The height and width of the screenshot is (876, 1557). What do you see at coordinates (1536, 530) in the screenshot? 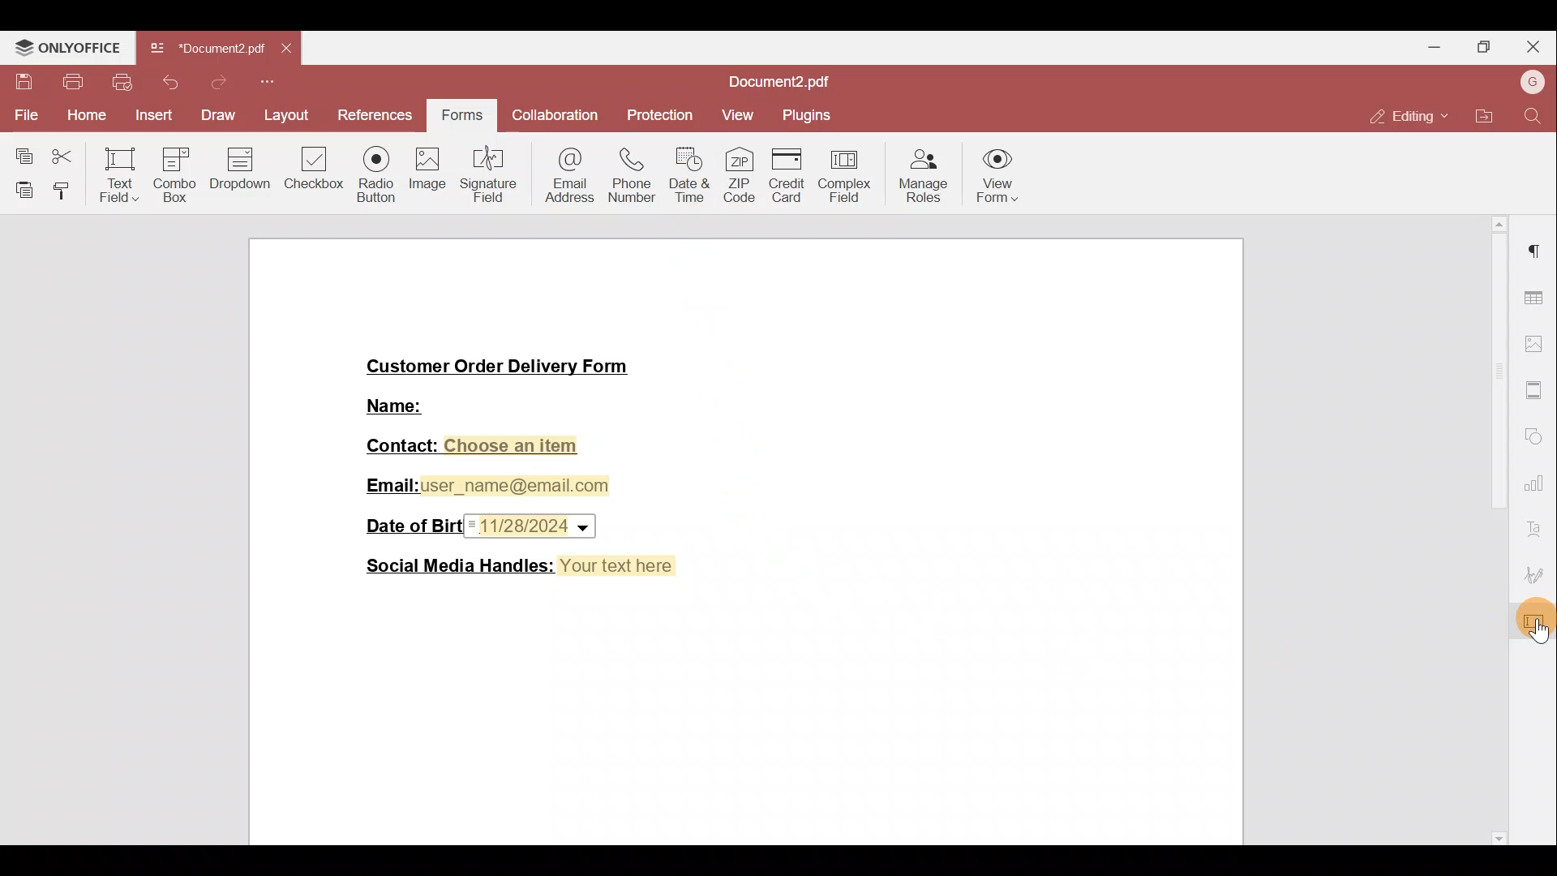
I see `Font settings` at bounding box center [1536, 530].